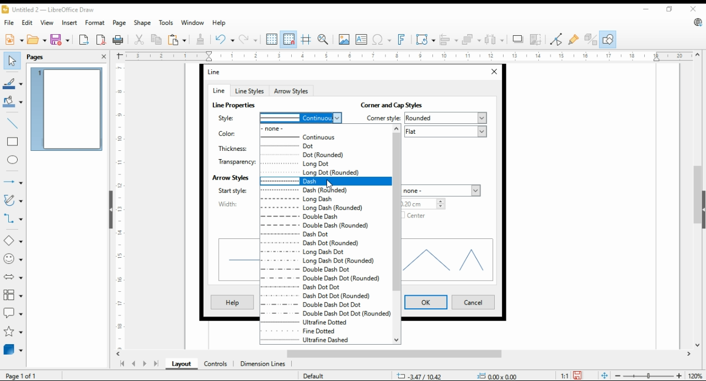  I want to click on help, so click(219, 23).